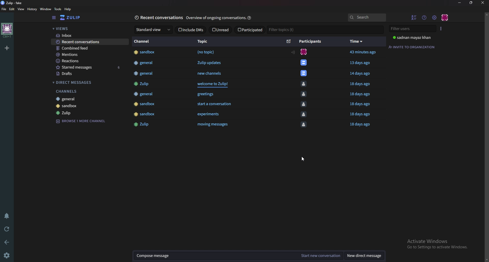 The width and height of the screenshot is (489, 262). Describe the element at coordinates (143, 126) in the screenshot. I see `#Zulip` at that location.